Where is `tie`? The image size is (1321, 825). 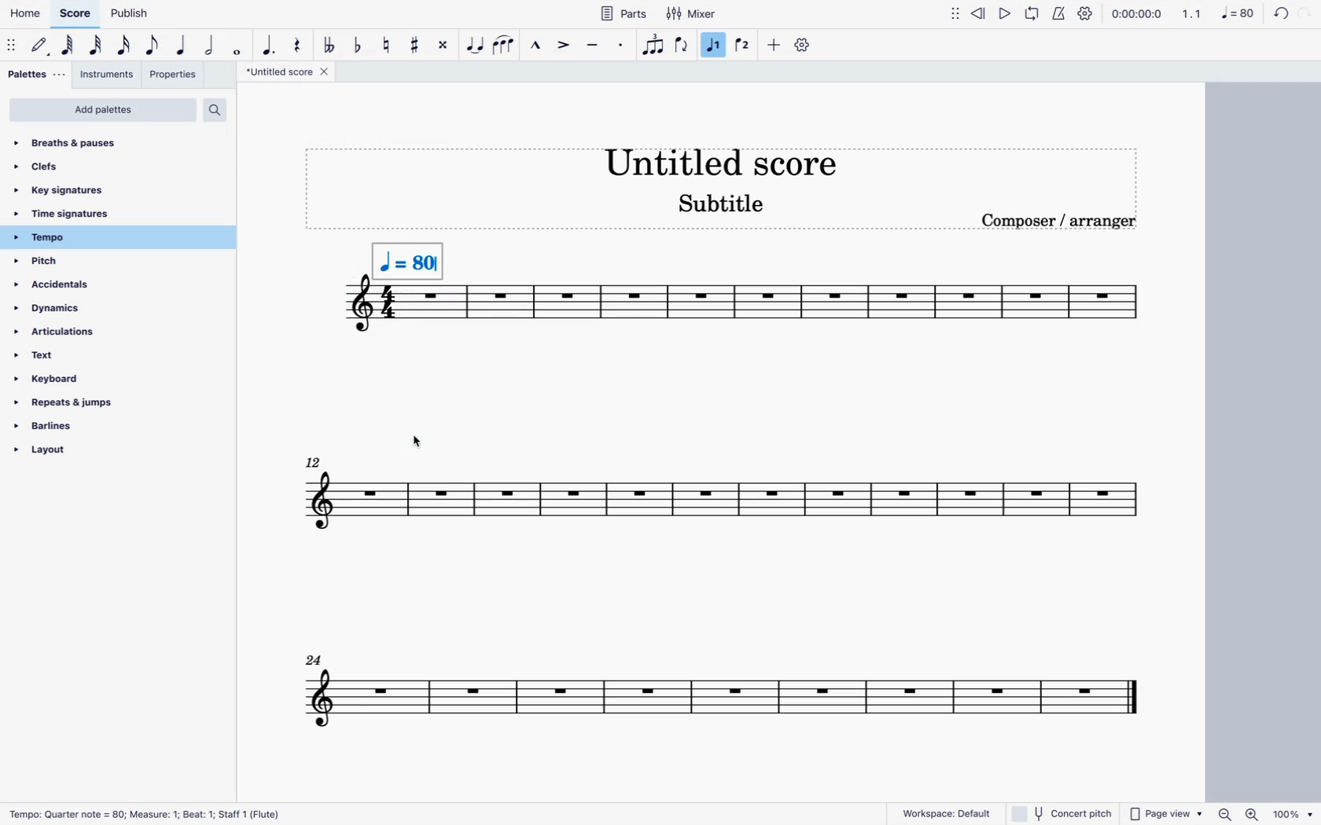
tie is located at coordinates (473, 45).